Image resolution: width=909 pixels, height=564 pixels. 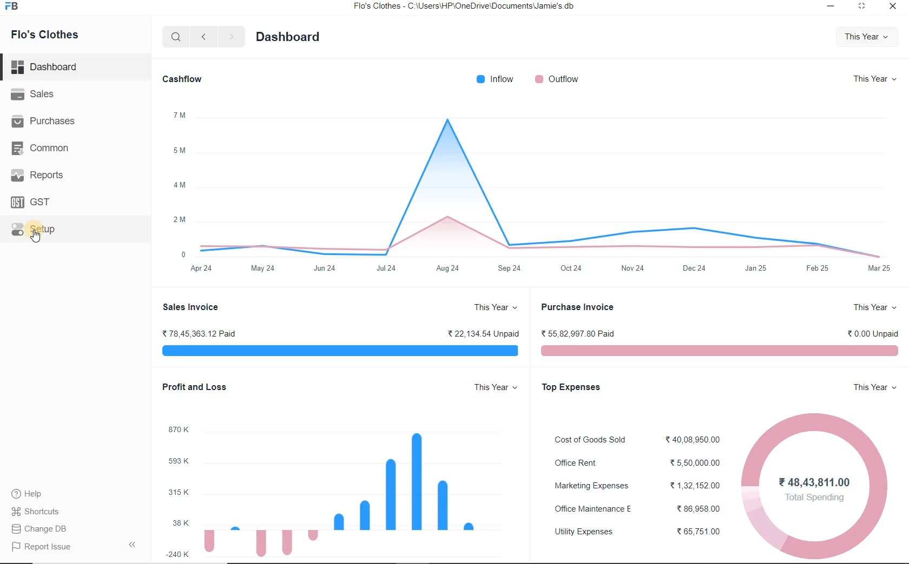 I want to click on Oct 24, so click(x=574, y=268).